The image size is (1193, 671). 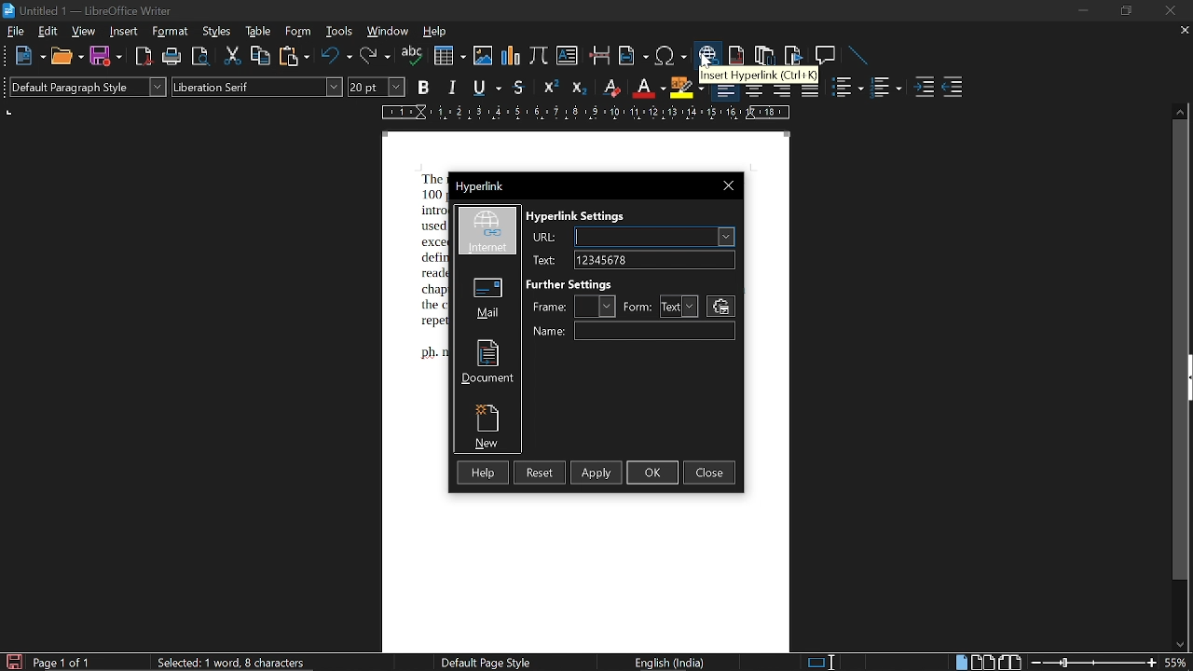 What do you see at coordinates (1184, 31) in the screenshot?
I see `close current tab` at bounding box center [1184, 31].